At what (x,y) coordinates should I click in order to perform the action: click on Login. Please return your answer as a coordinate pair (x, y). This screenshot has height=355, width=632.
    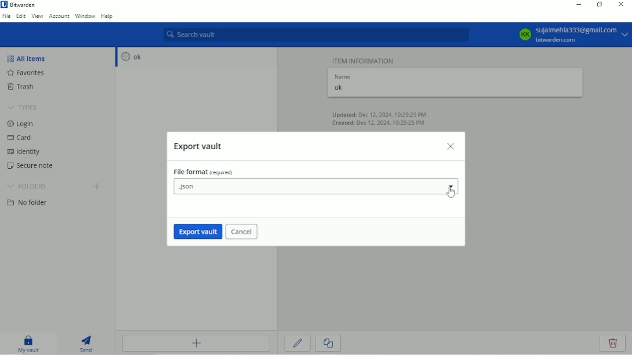
    Looking at the image, I should click on (21, 124).